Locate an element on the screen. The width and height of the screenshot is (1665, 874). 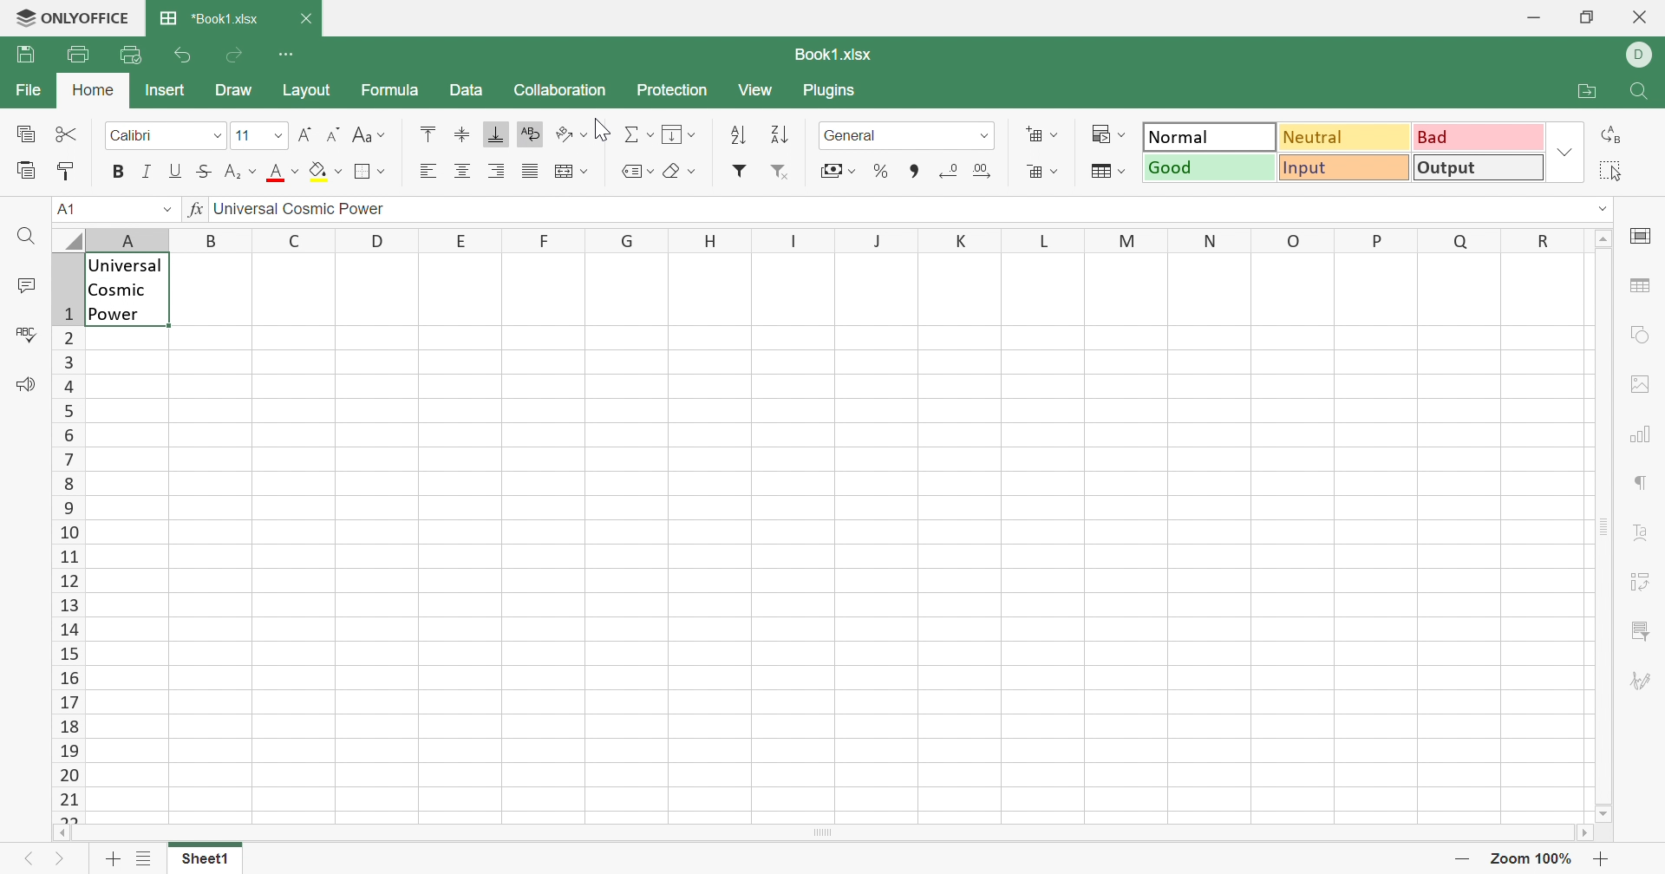
Add sheet is located at coordinates (112, 858).